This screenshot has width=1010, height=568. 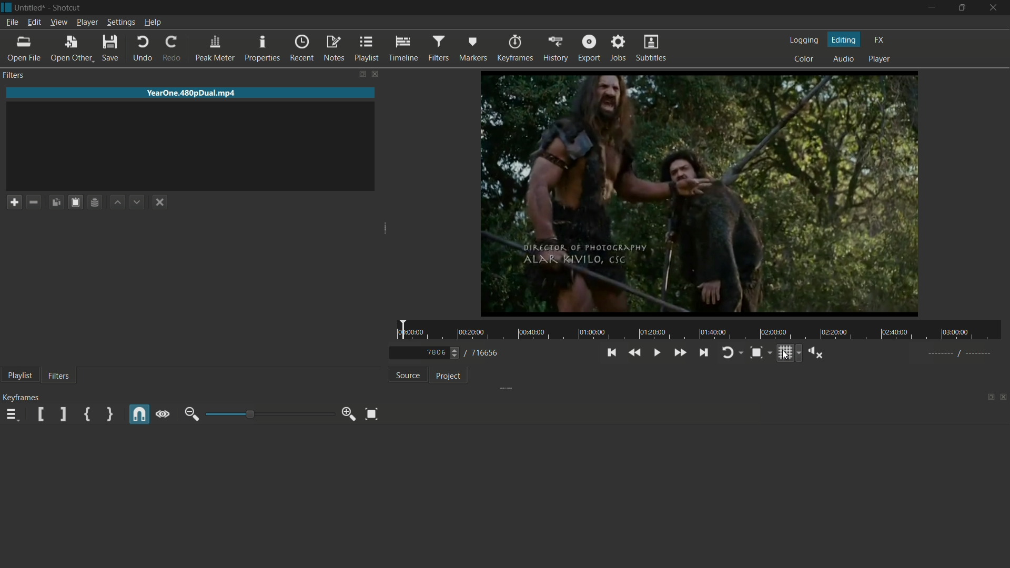 What do you see at coordinates (332, 48) in the screenshot?
I see `notes` at bounding box center [332, 48].